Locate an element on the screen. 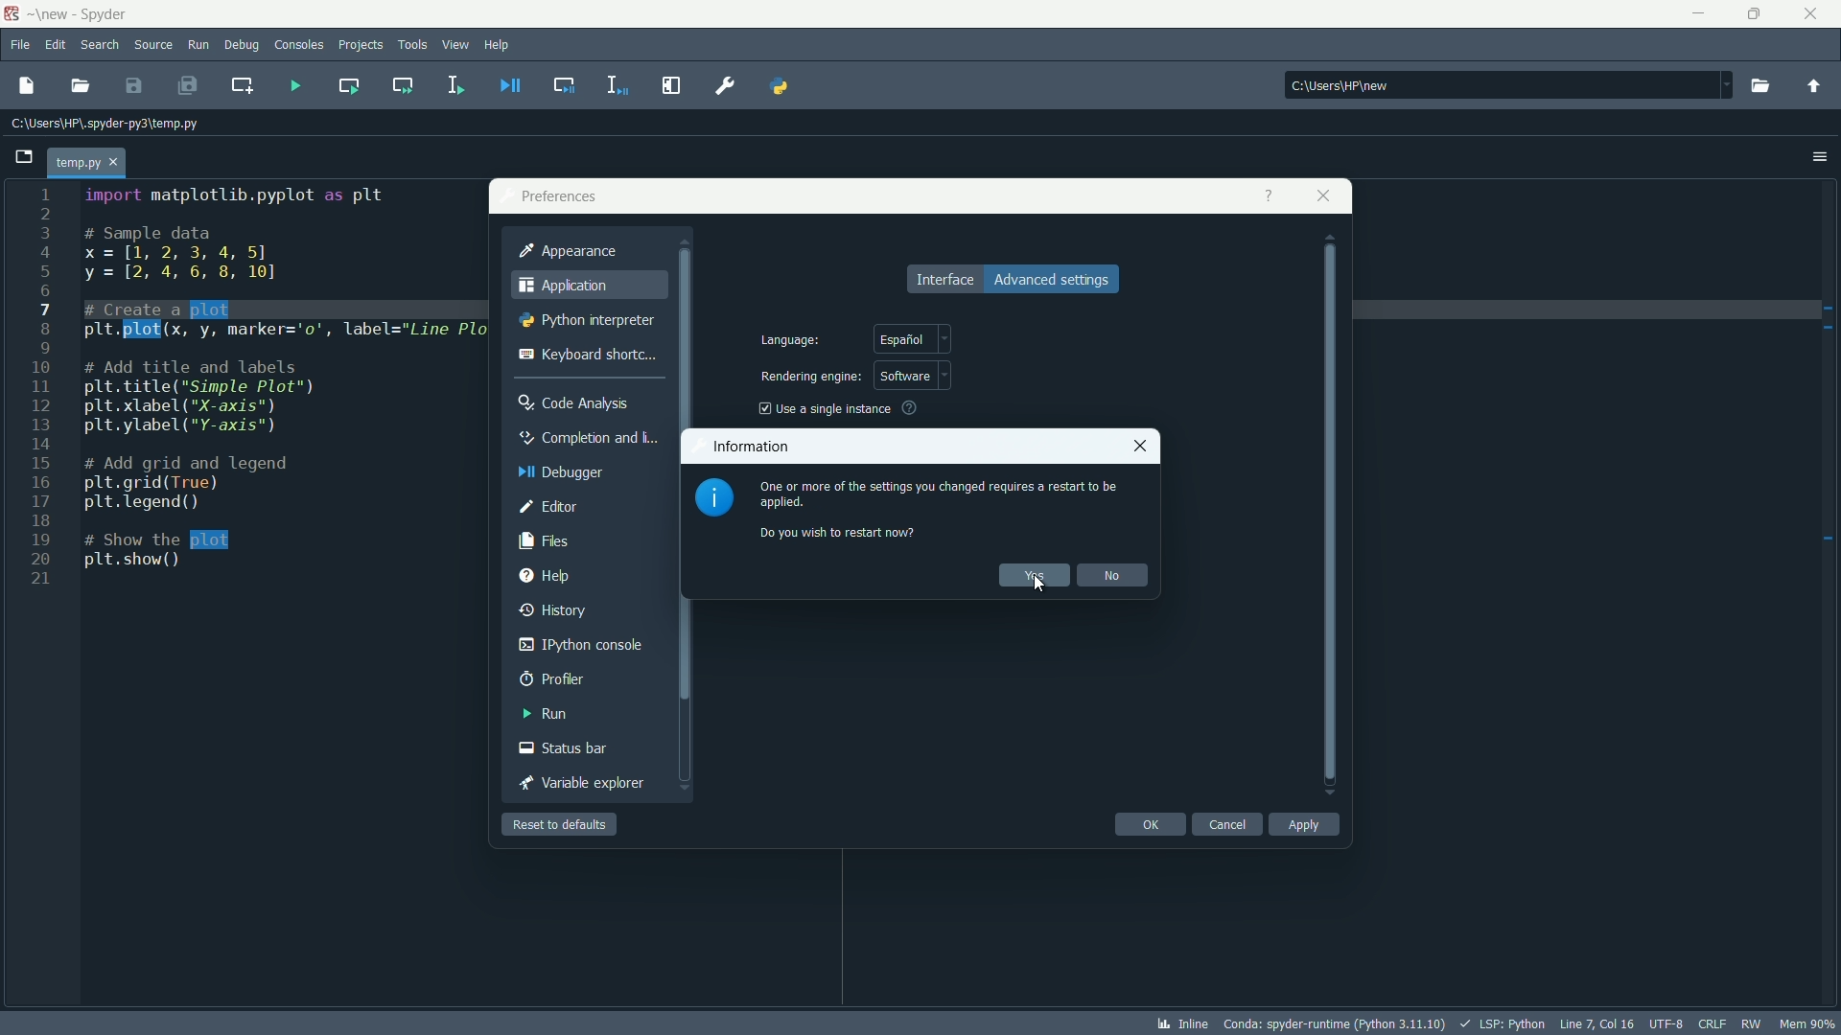 The width and height of the screenshot is (1841, 1035). consoles is located at coordinates (302, 46).